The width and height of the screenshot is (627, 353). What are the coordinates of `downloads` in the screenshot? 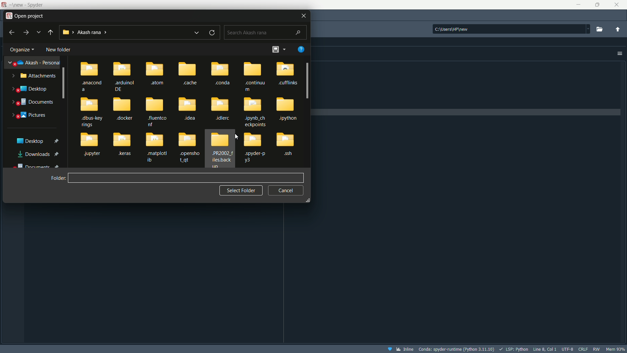 It's located at (40, 154).